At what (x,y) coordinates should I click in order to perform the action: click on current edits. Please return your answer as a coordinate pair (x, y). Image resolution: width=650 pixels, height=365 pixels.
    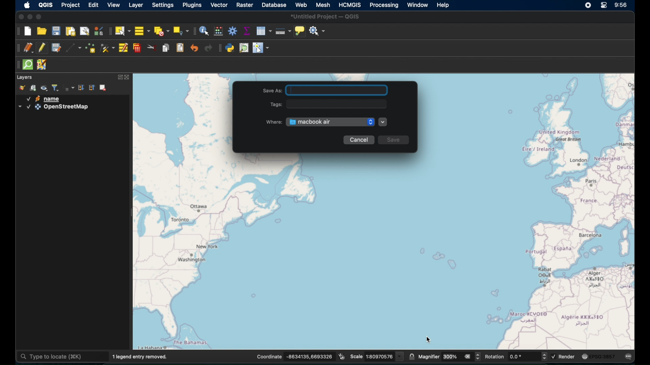
    Looking at the image, I should click on (28, 48).